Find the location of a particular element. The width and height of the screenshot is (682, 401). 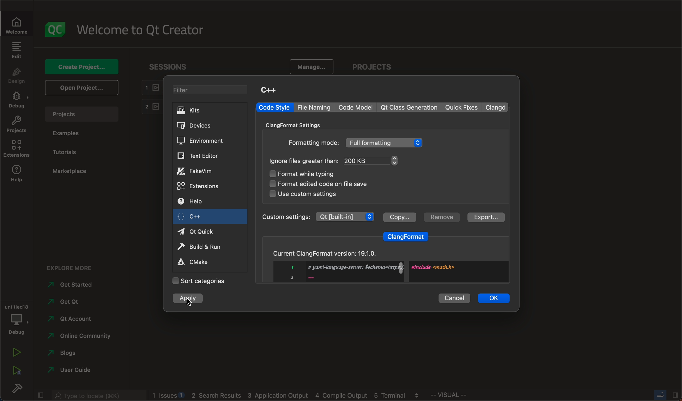

custom setting is located at coordinates (317, 216).